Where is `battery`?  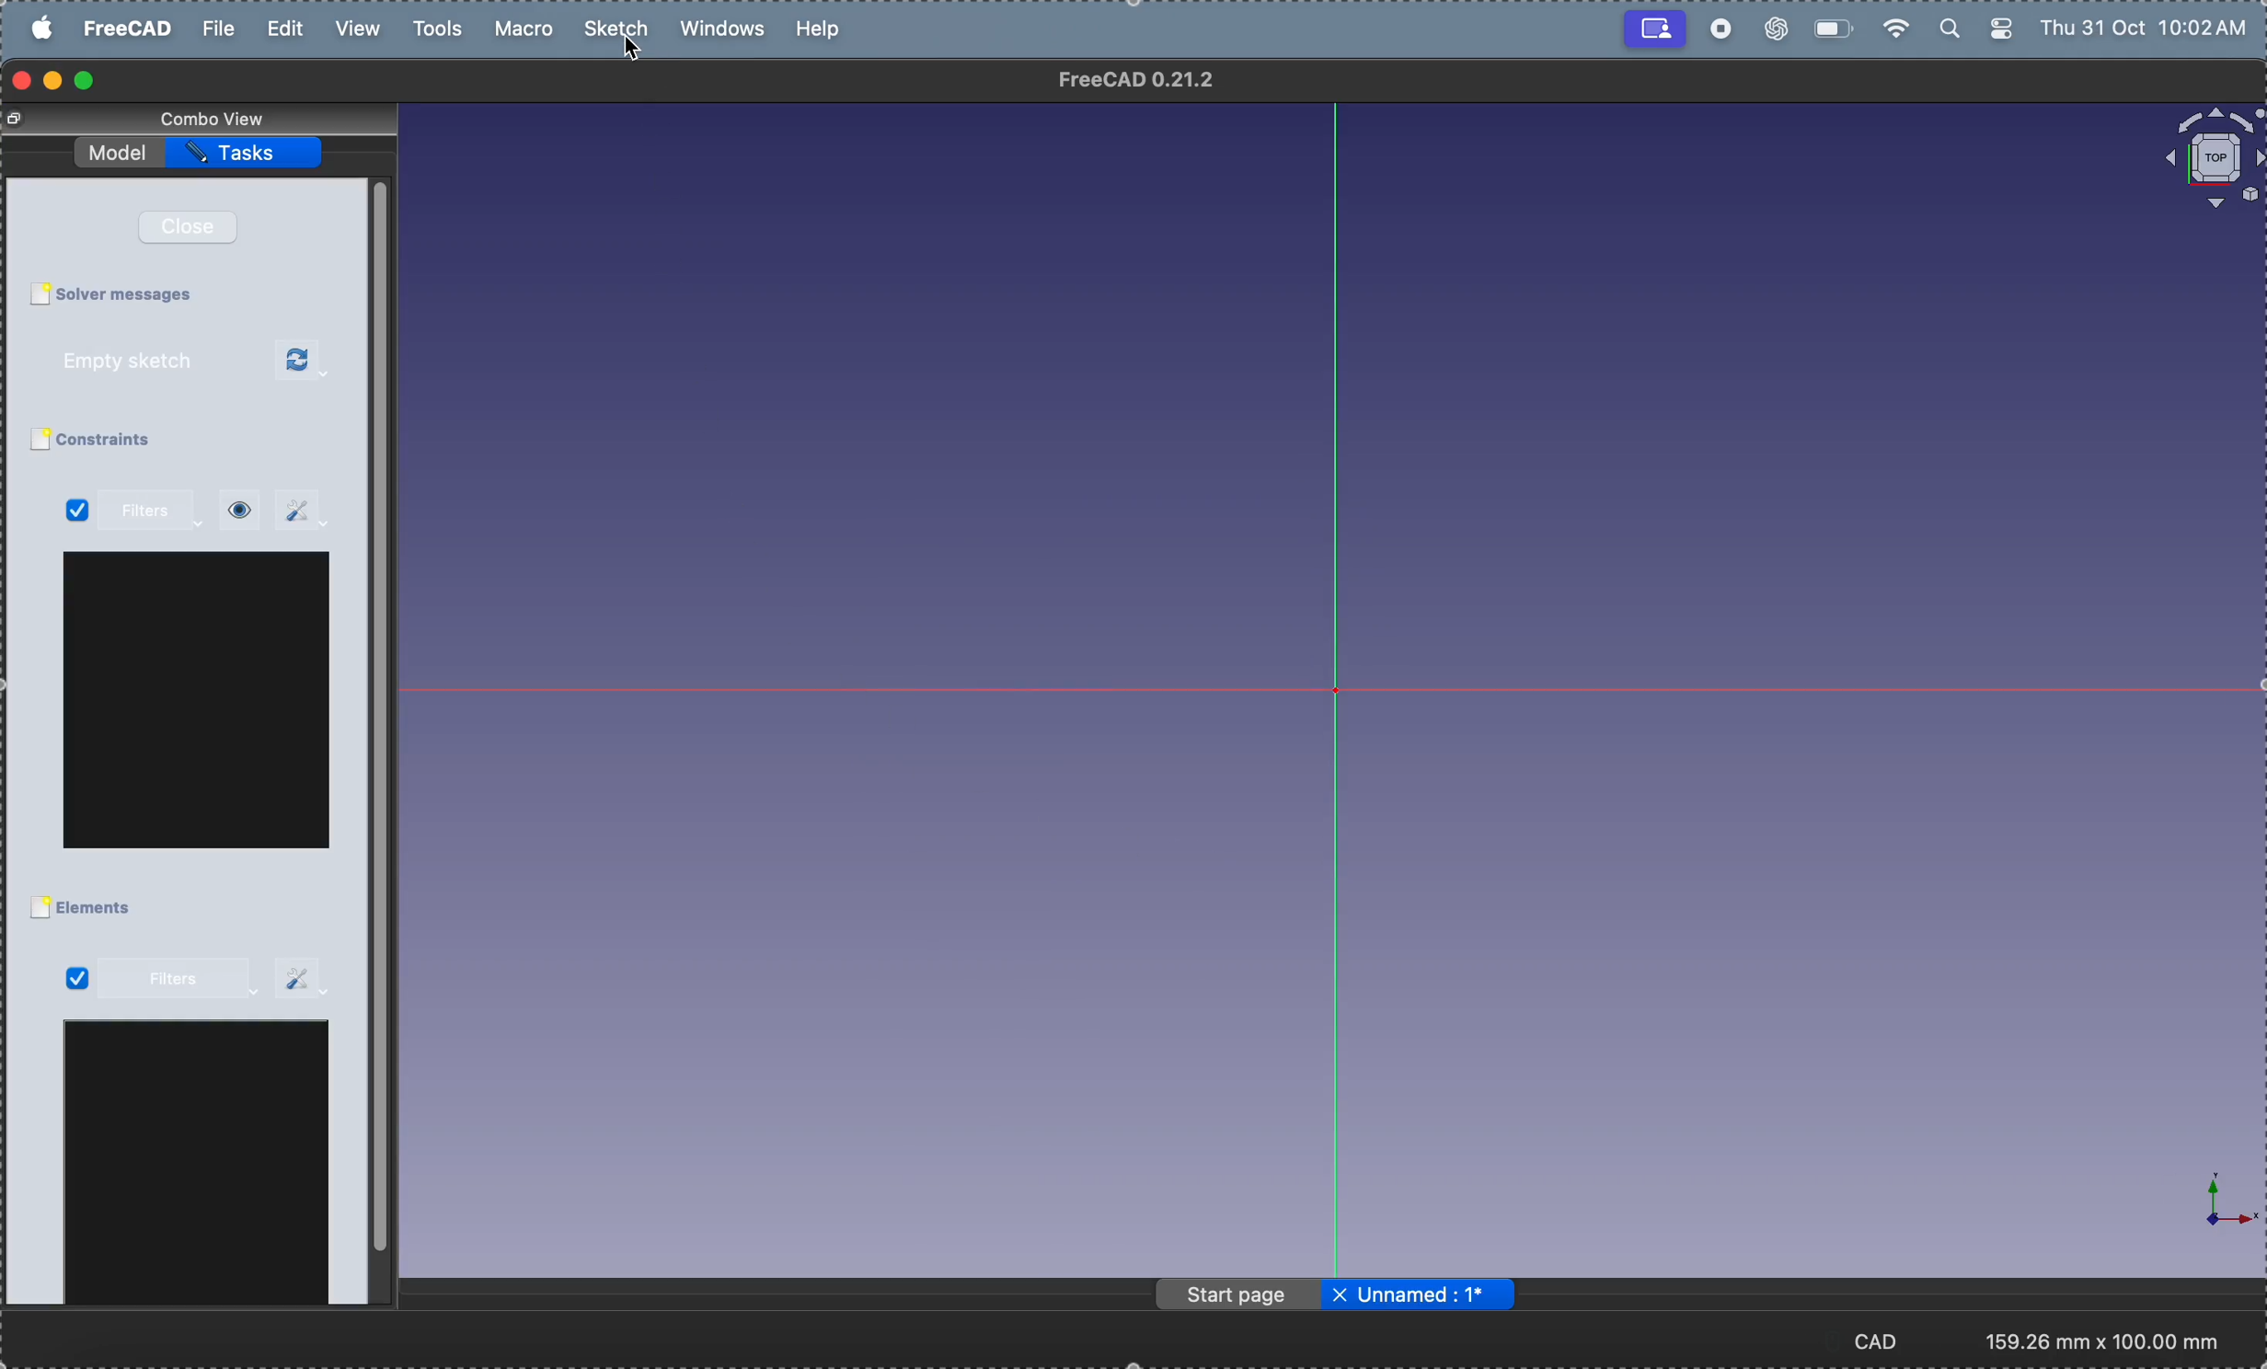
battery is located at coordinates (1830, 26).